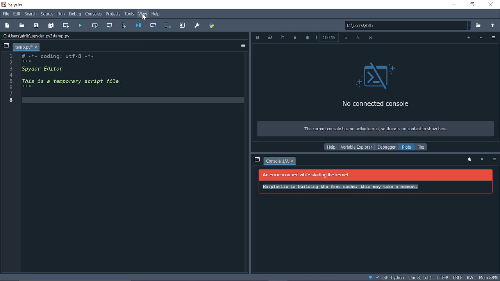 This screenshot has width=500, height=281. What do you see at coordinates (483, 160) in the screenshot?
I see `Input kernel` at bounding box center [483, 160].